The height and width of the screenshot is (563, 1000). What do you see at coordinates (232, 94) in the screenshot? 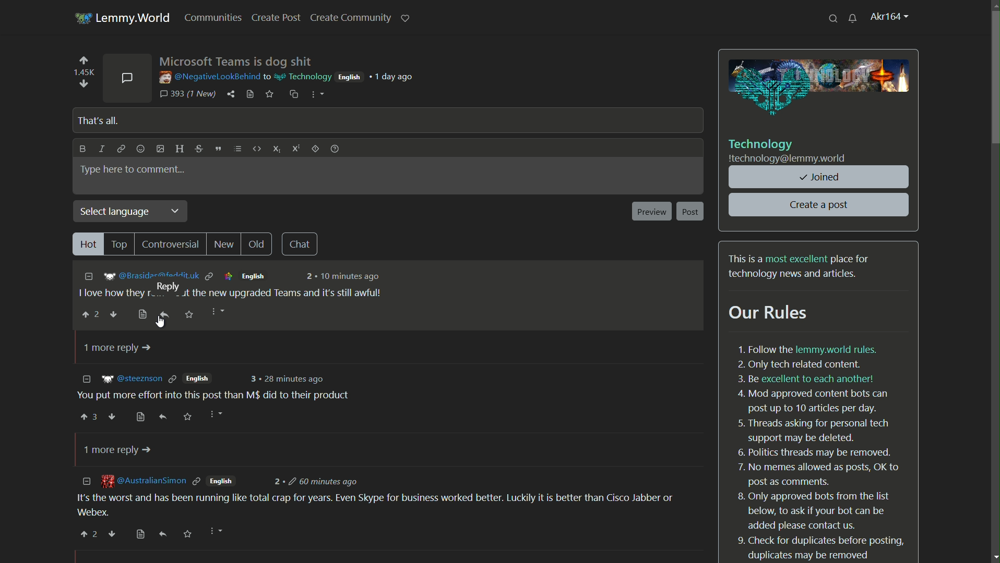
I see `share` at bounding box center [232, 94].